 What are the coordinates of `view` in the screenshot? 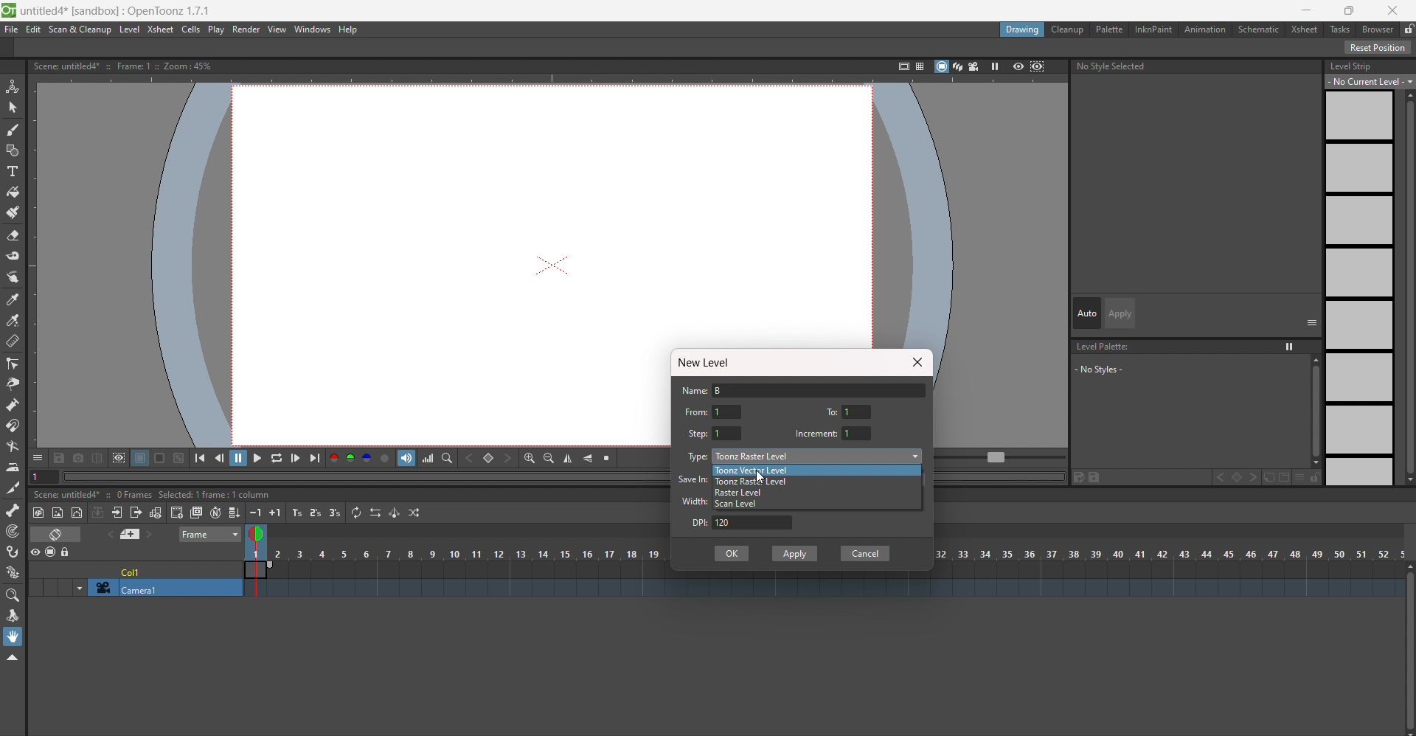 It's located at (260, 536).